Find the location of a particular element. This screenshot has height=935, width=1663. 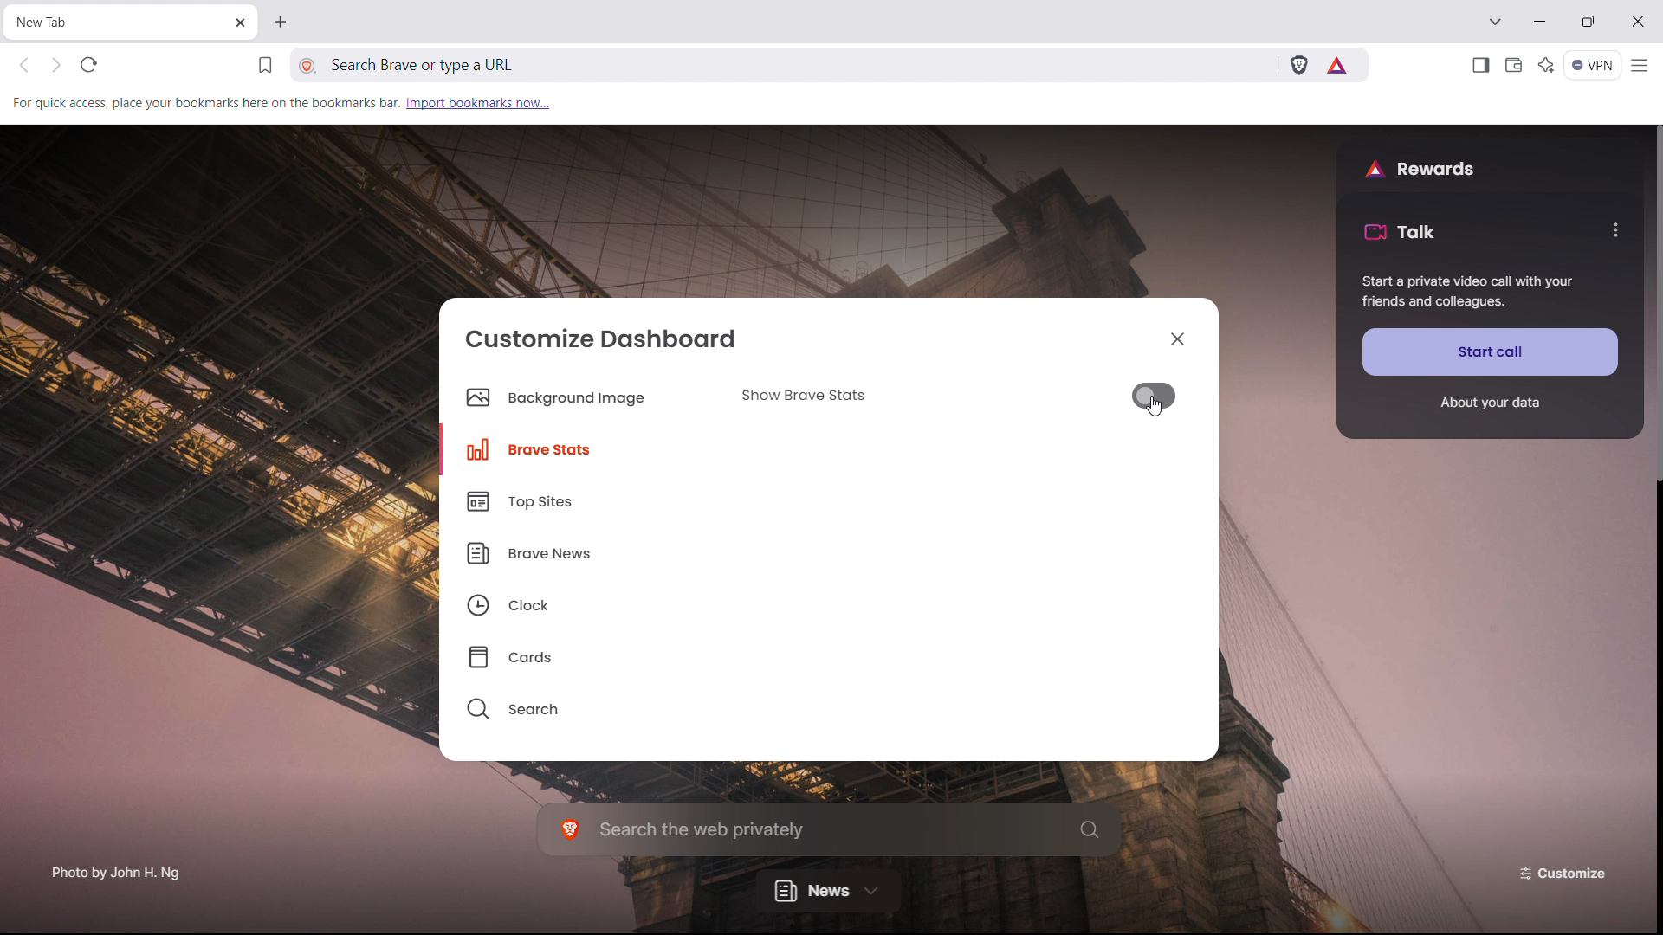

wallet is located at coordinates (1512, 66).